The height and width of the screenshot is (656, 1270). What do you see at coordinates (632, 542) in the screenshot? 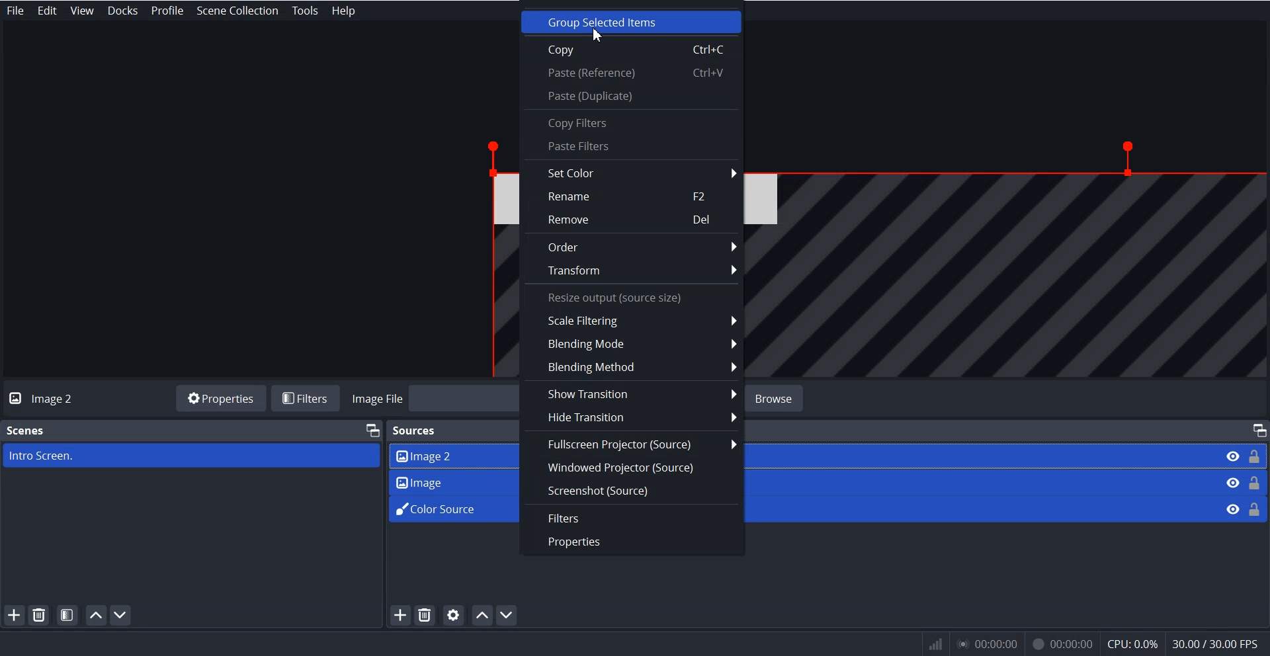
I see `Properties ` at bounding box center [632, 542].